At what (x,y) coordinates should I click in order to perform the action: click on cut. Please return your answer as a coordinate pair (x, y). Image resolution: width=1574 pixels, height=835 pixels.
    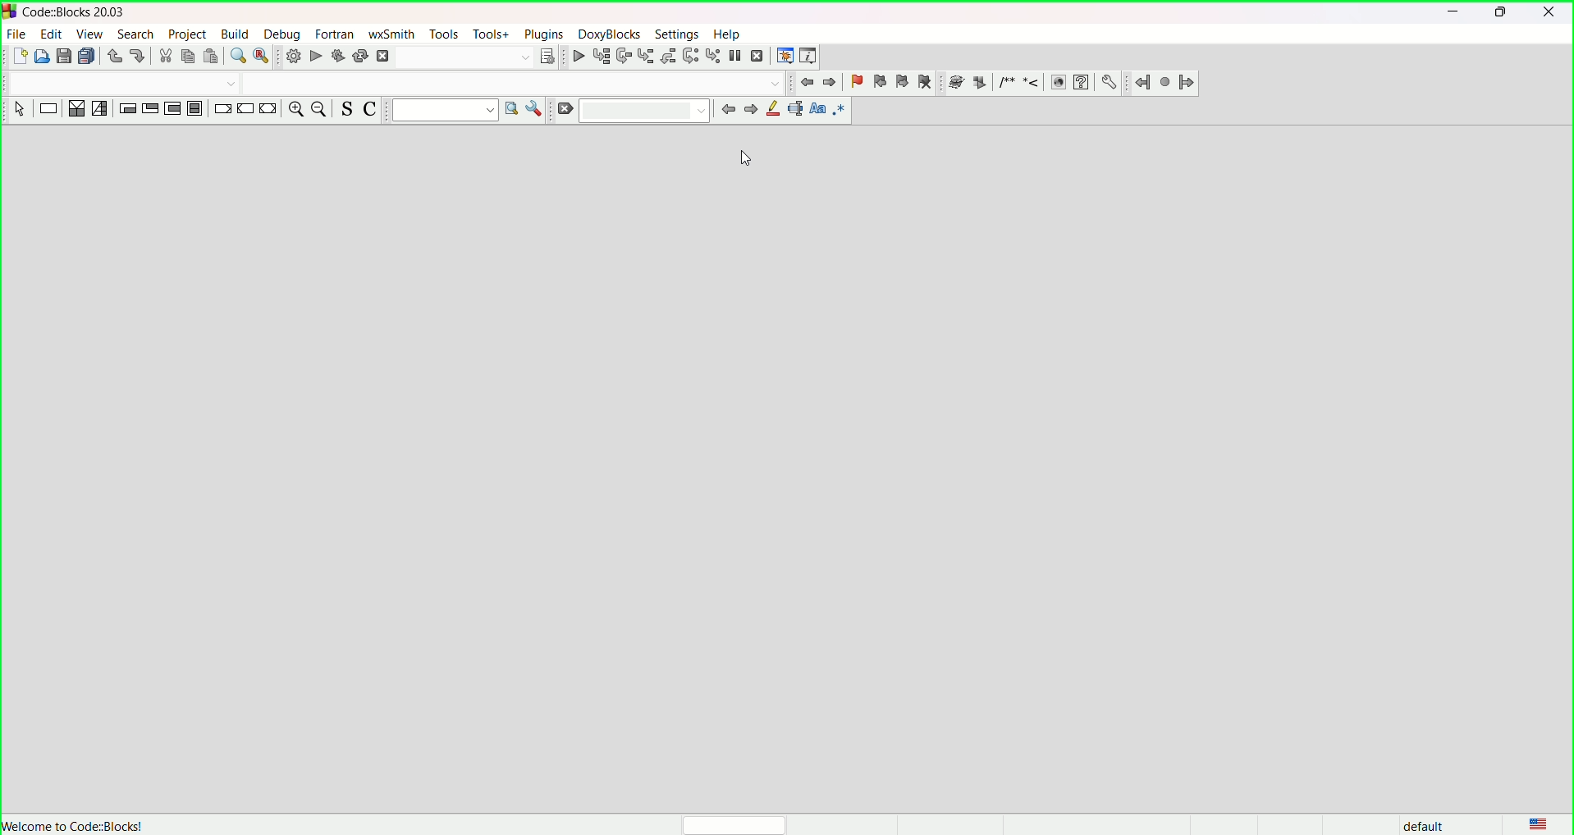
    Looking at the image, I should click on (164, 57).